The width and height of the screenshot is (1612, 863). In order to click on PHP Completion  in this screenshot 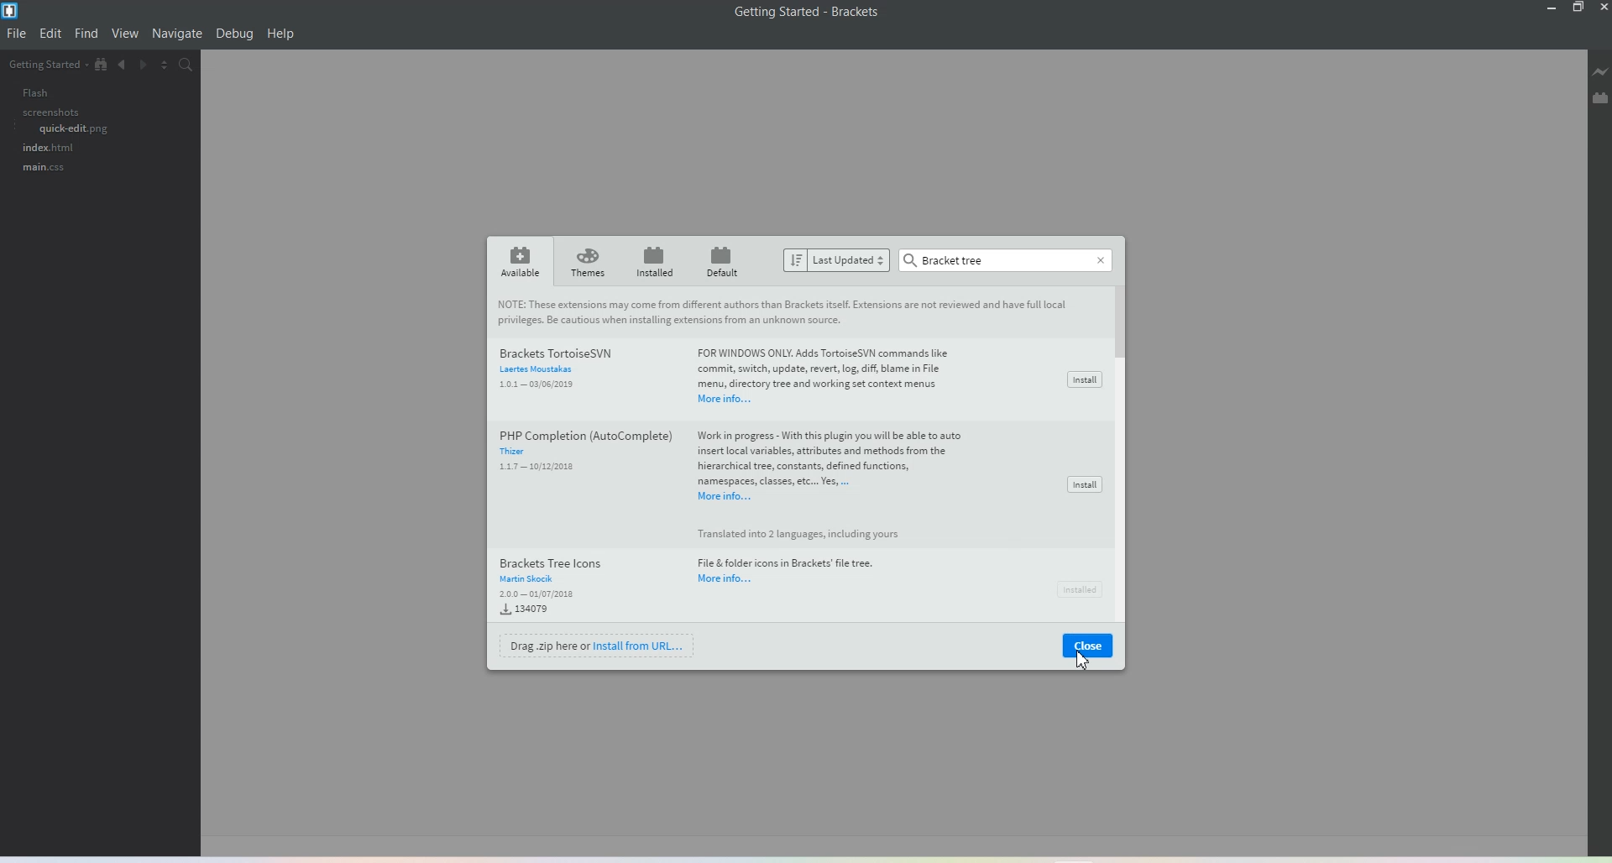, I will do `click(581, 457)`.